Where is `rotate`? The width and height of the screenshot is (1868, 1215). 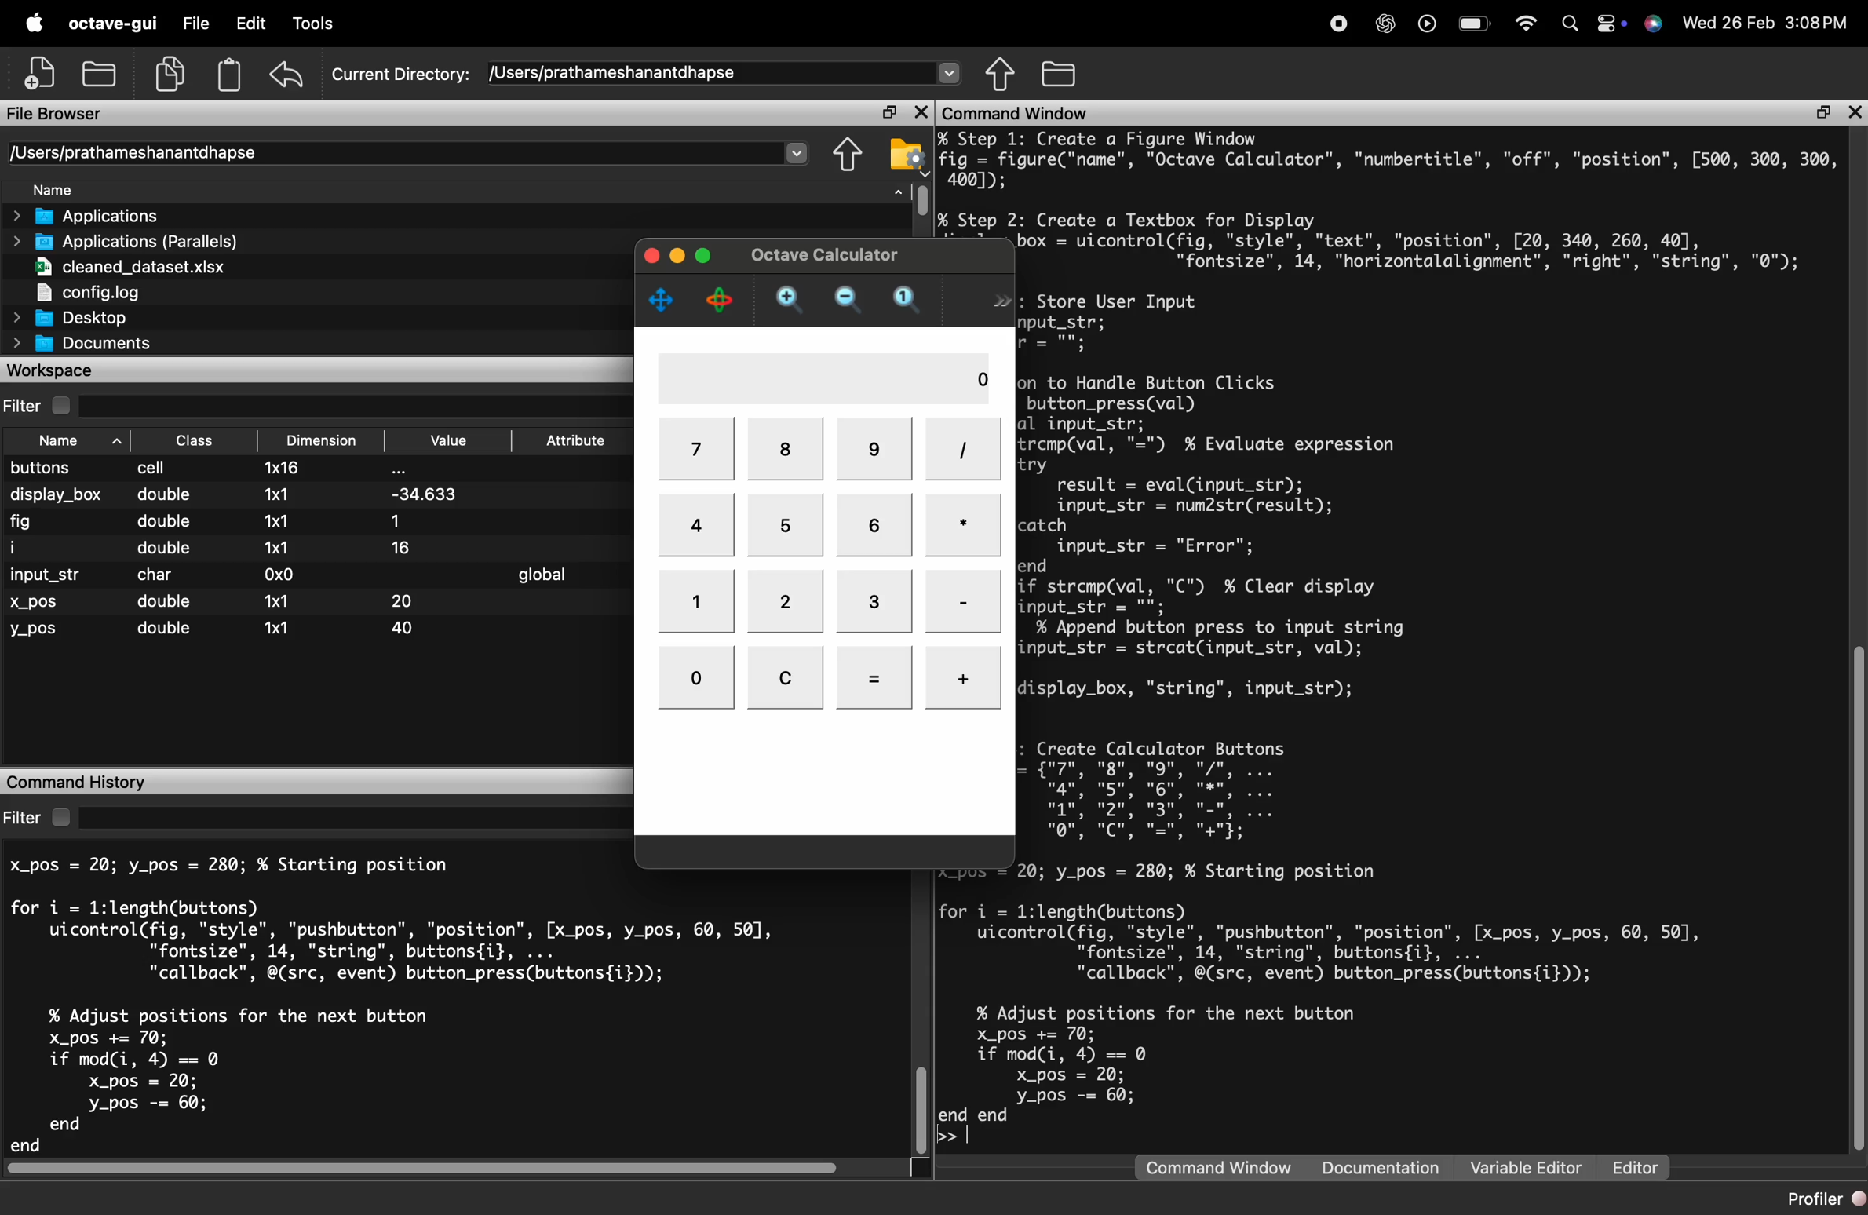
rotate is located at coordinates (720, 301).